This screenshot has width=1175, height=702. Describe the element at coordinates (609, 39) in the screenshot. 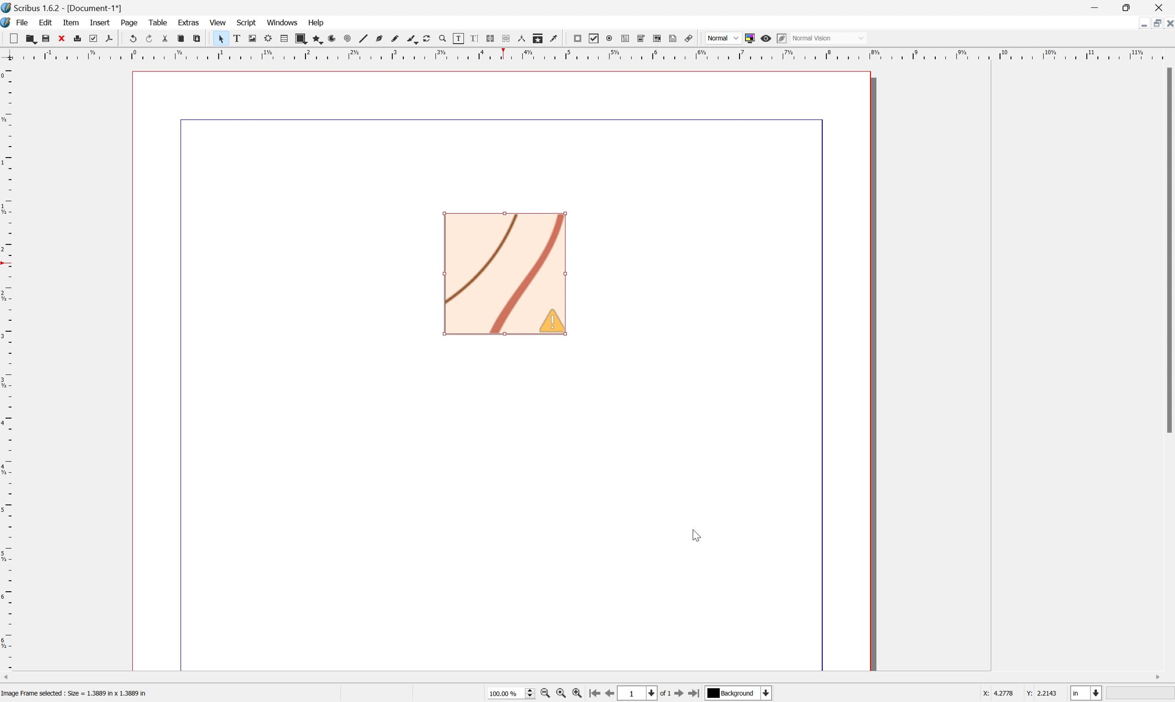

I see `PDF radio button` at that location.